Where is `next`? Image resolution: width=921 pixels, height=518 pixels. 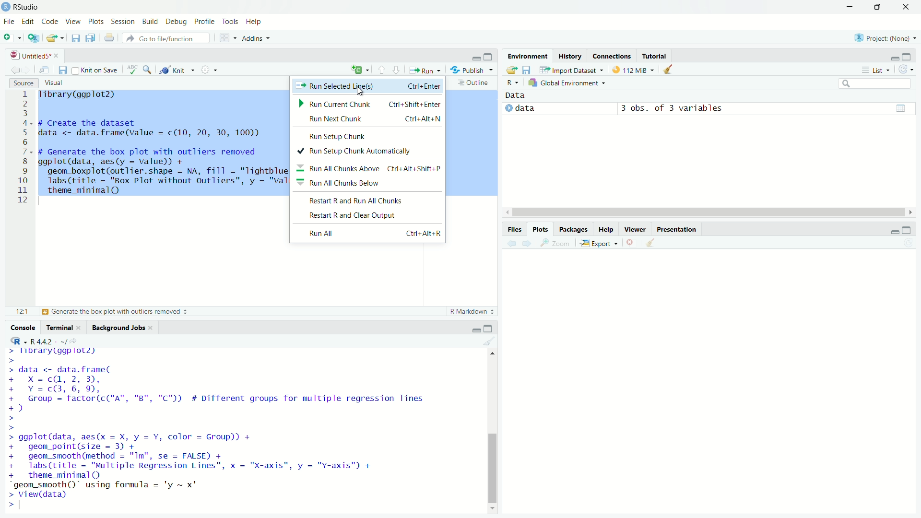
next is located at coordinates (531, 245).